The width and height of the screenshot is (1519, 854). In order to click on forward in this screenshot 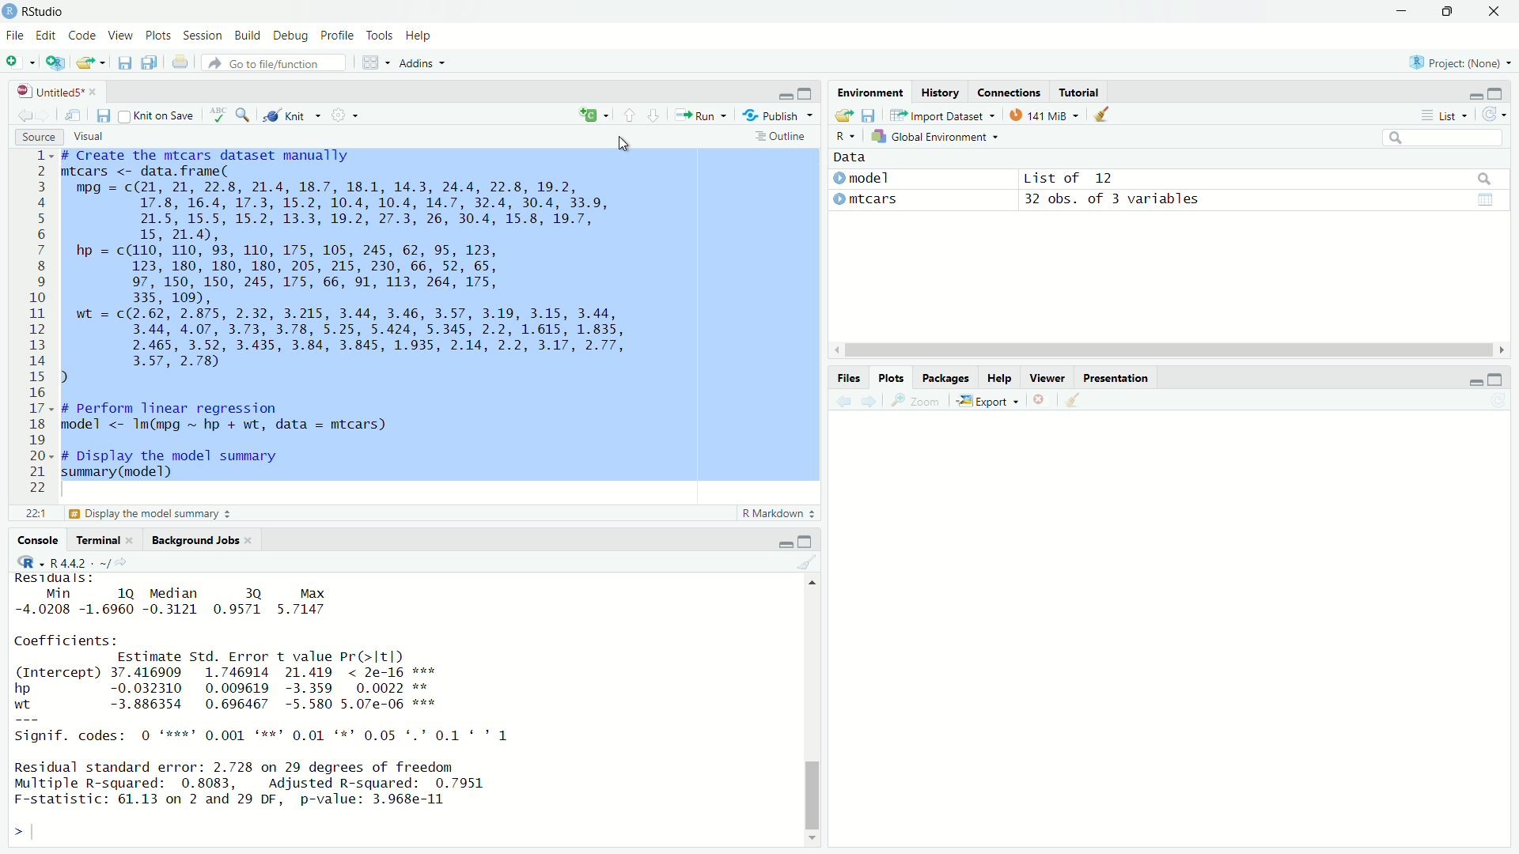, I will do `click(872, 402)`.